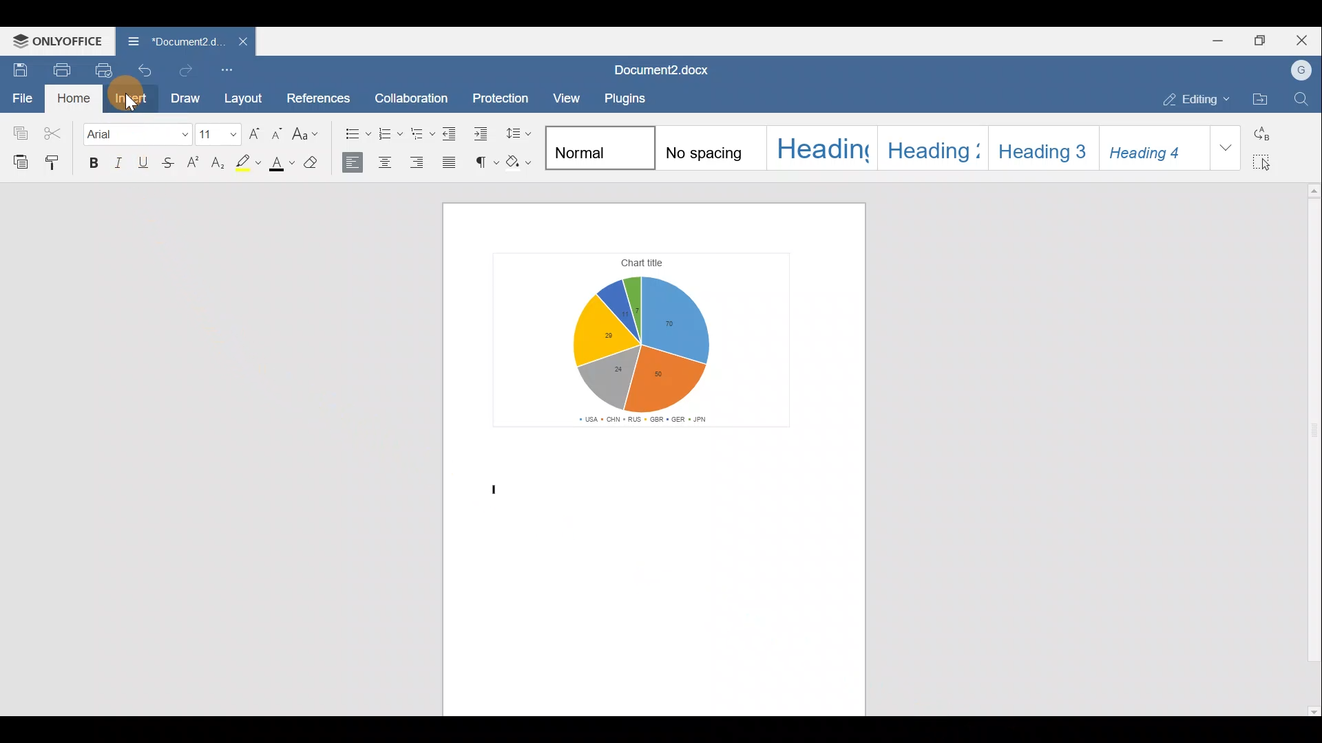 This screenshot has width=1322, height=743. Describe the element at coordinates (1268, 162) in the screenshot. I see `Select all` at that location.